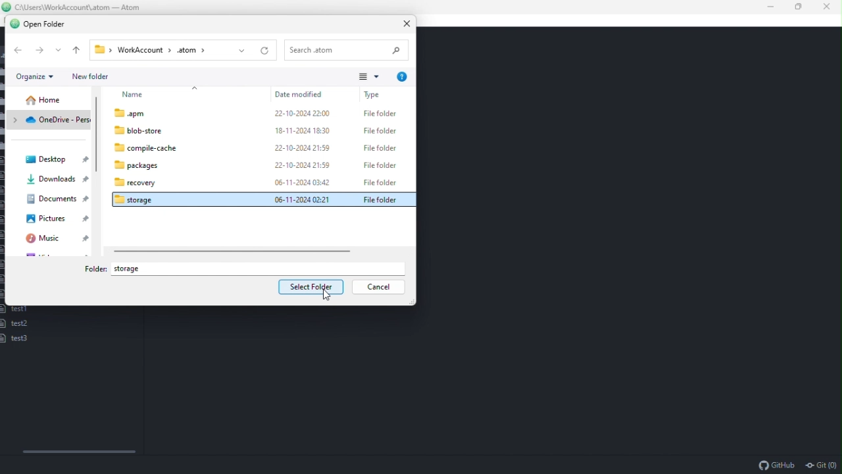  What do you see at coordinates (39, 25) in the screenshot?
I see `Open folder` at bounding box center [39, 25].